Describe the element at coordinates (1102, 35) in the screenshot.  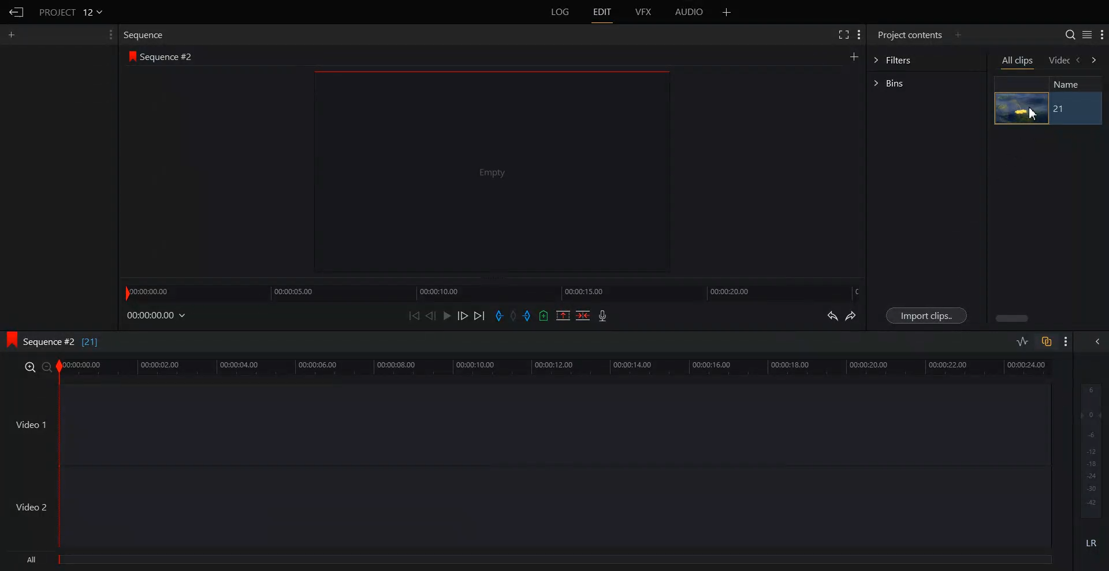
I see `Show Setting Menu` at that location.